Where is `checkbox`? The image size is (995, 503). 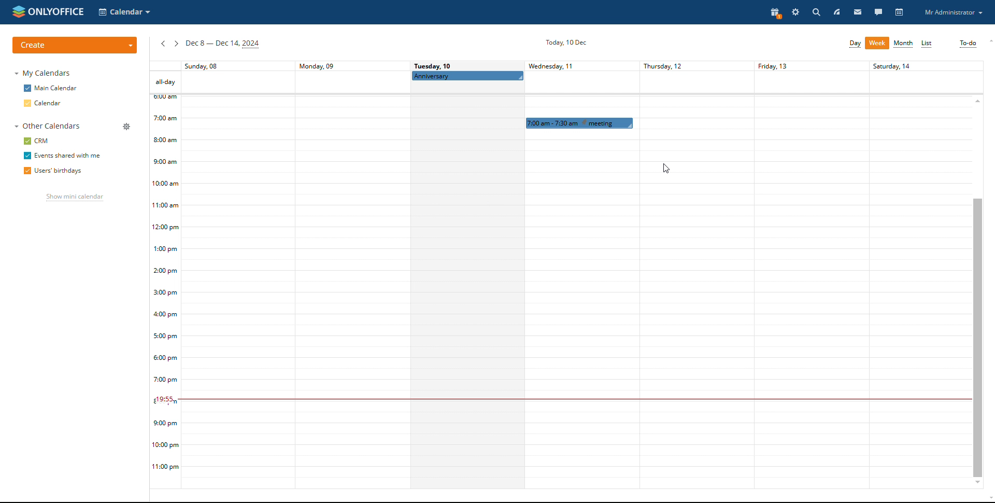
checkbox is located at coordinates (26, 103).